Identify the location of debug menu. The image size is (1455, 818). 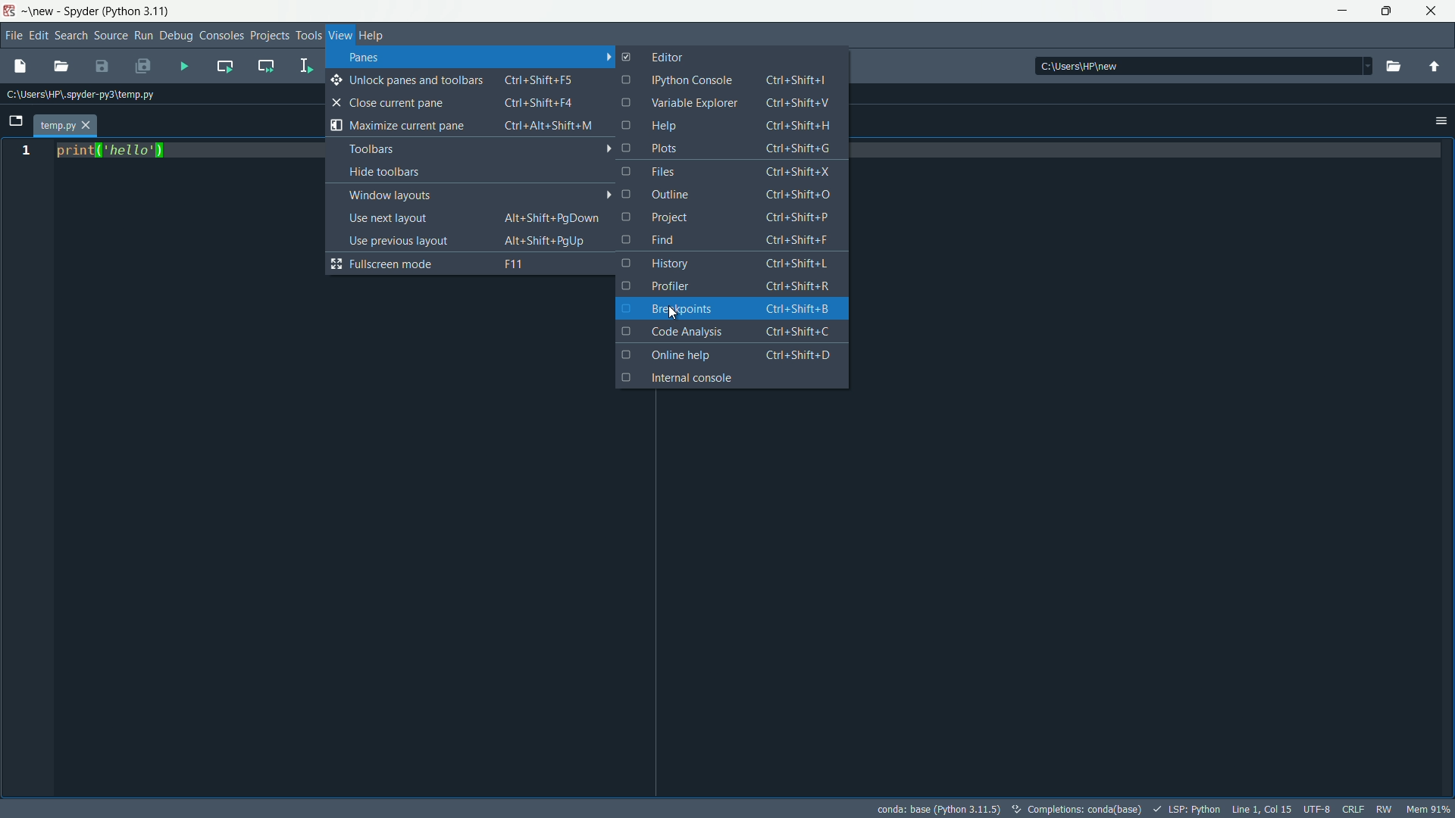
(177, 36).